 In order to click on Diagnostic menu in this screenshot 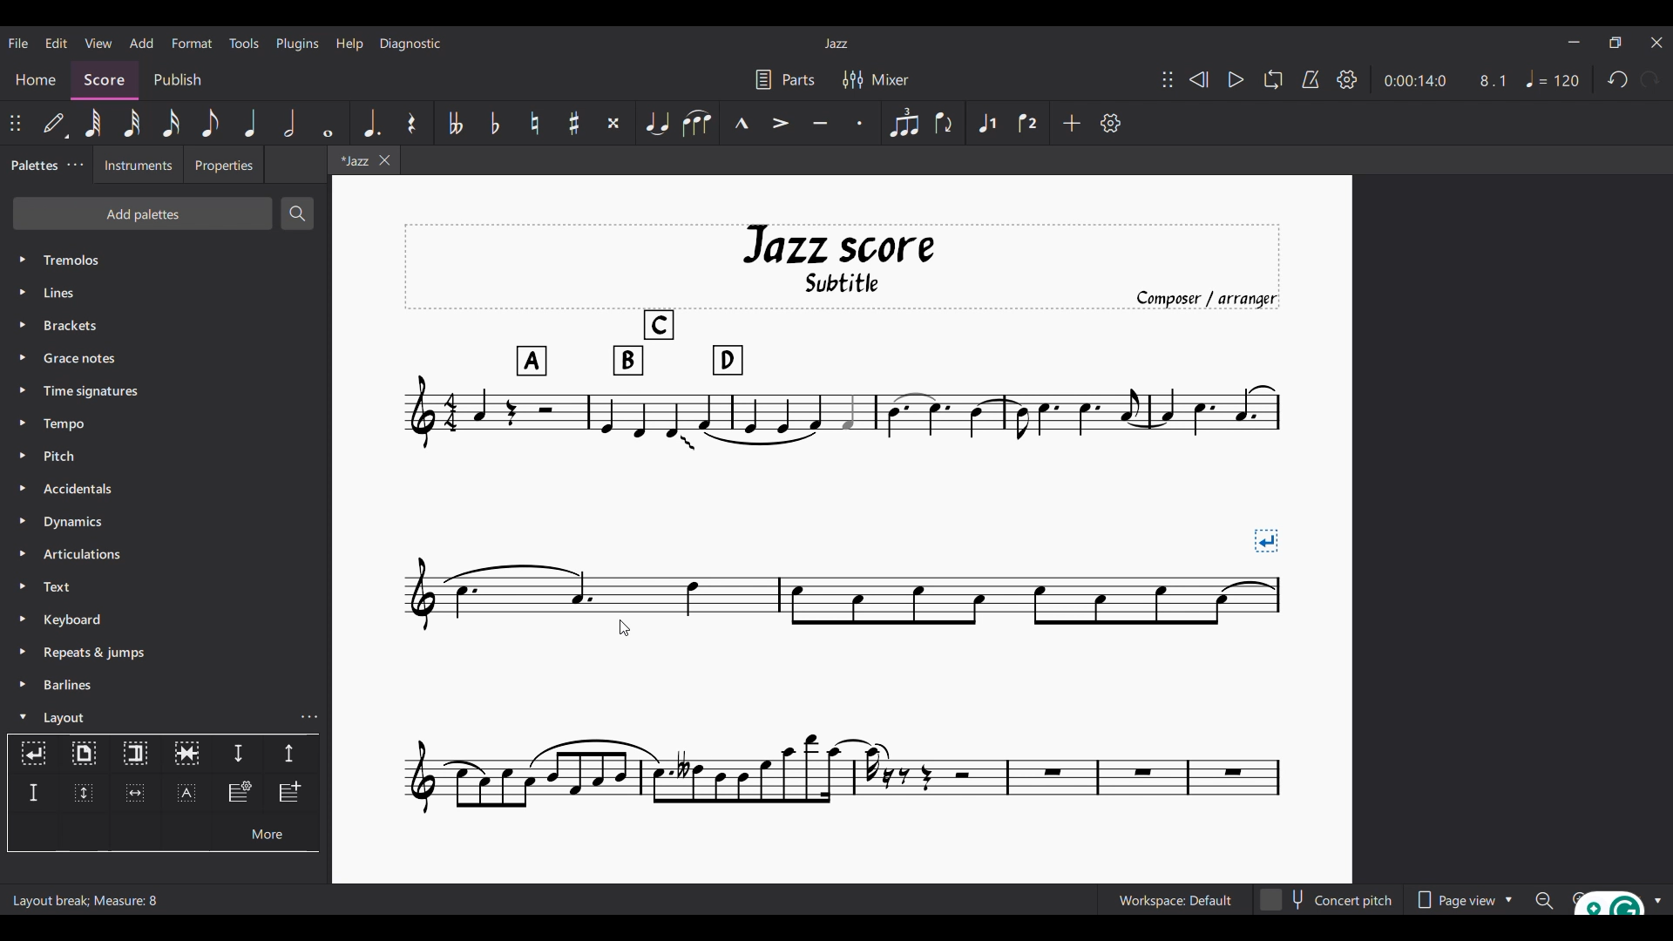, I will do `click(410, 44)`.